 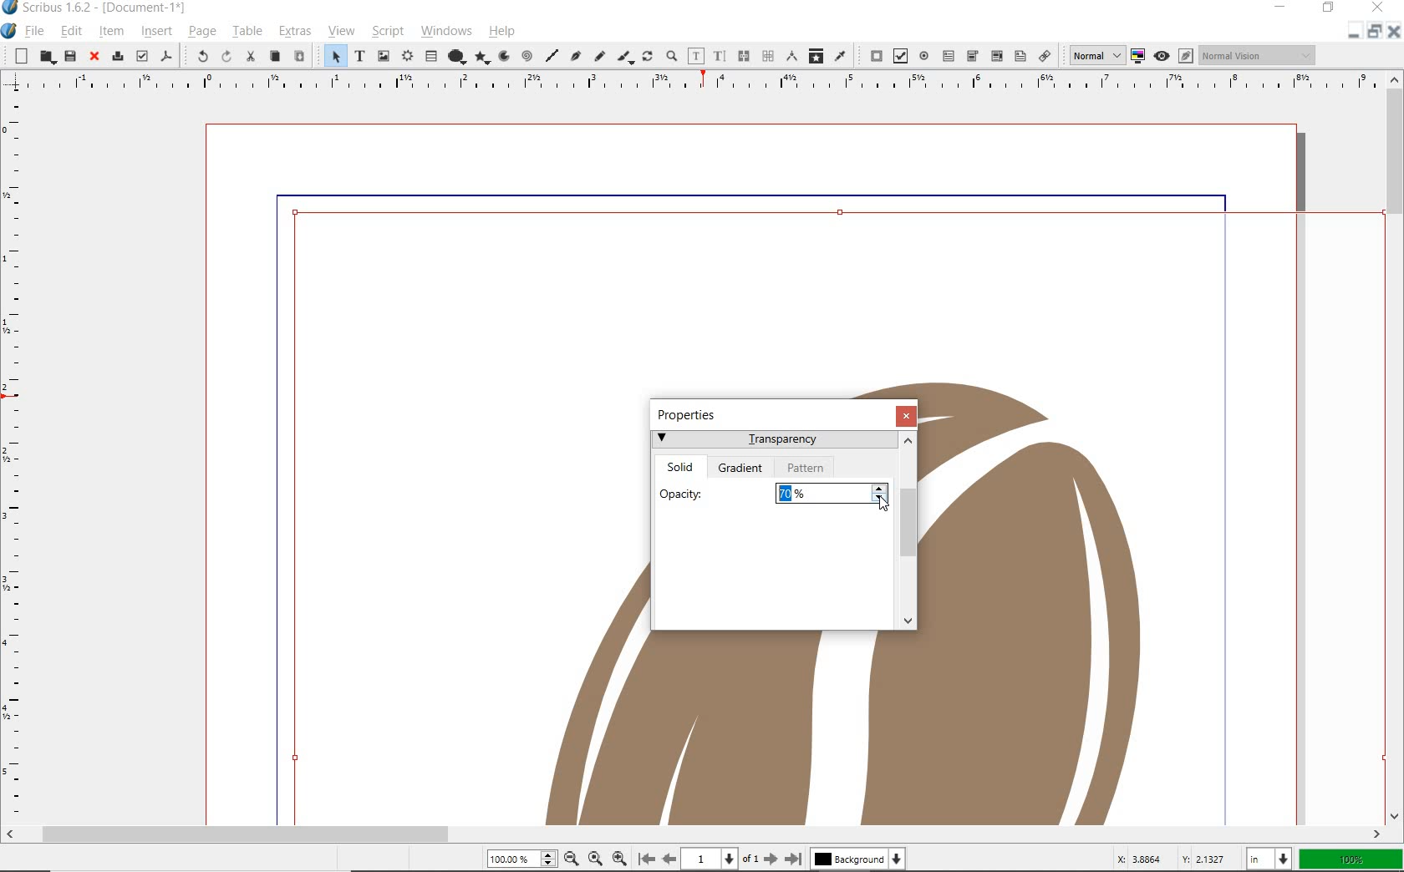 What do you see at coordinates (949, 55) in the screenshot?
I see `pdf text field` at bounding box center [949, 55].